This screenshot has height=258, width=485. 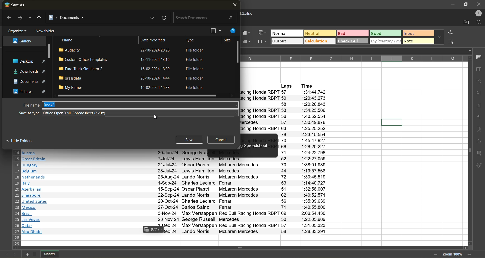 I want to click on text, so click(x=479, y=129).